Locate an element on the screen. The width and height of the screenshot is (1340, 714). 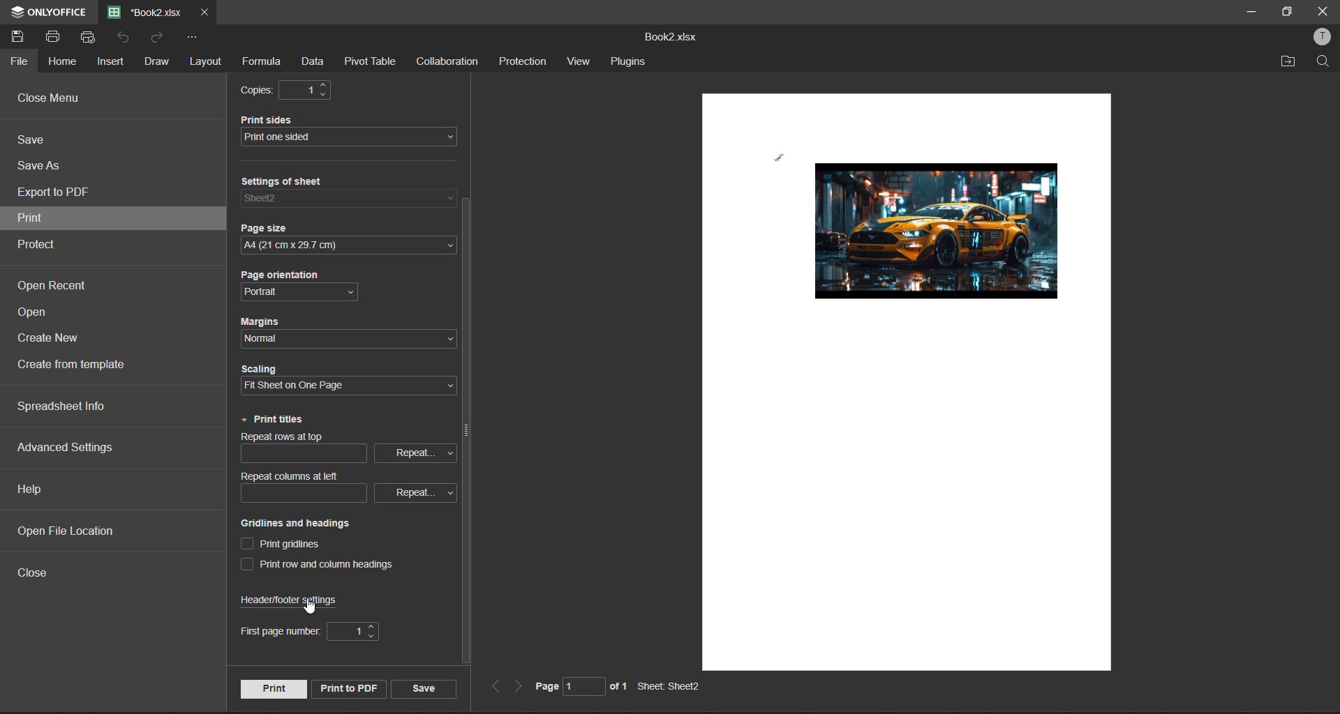
print is located at coordinates (272, 688).